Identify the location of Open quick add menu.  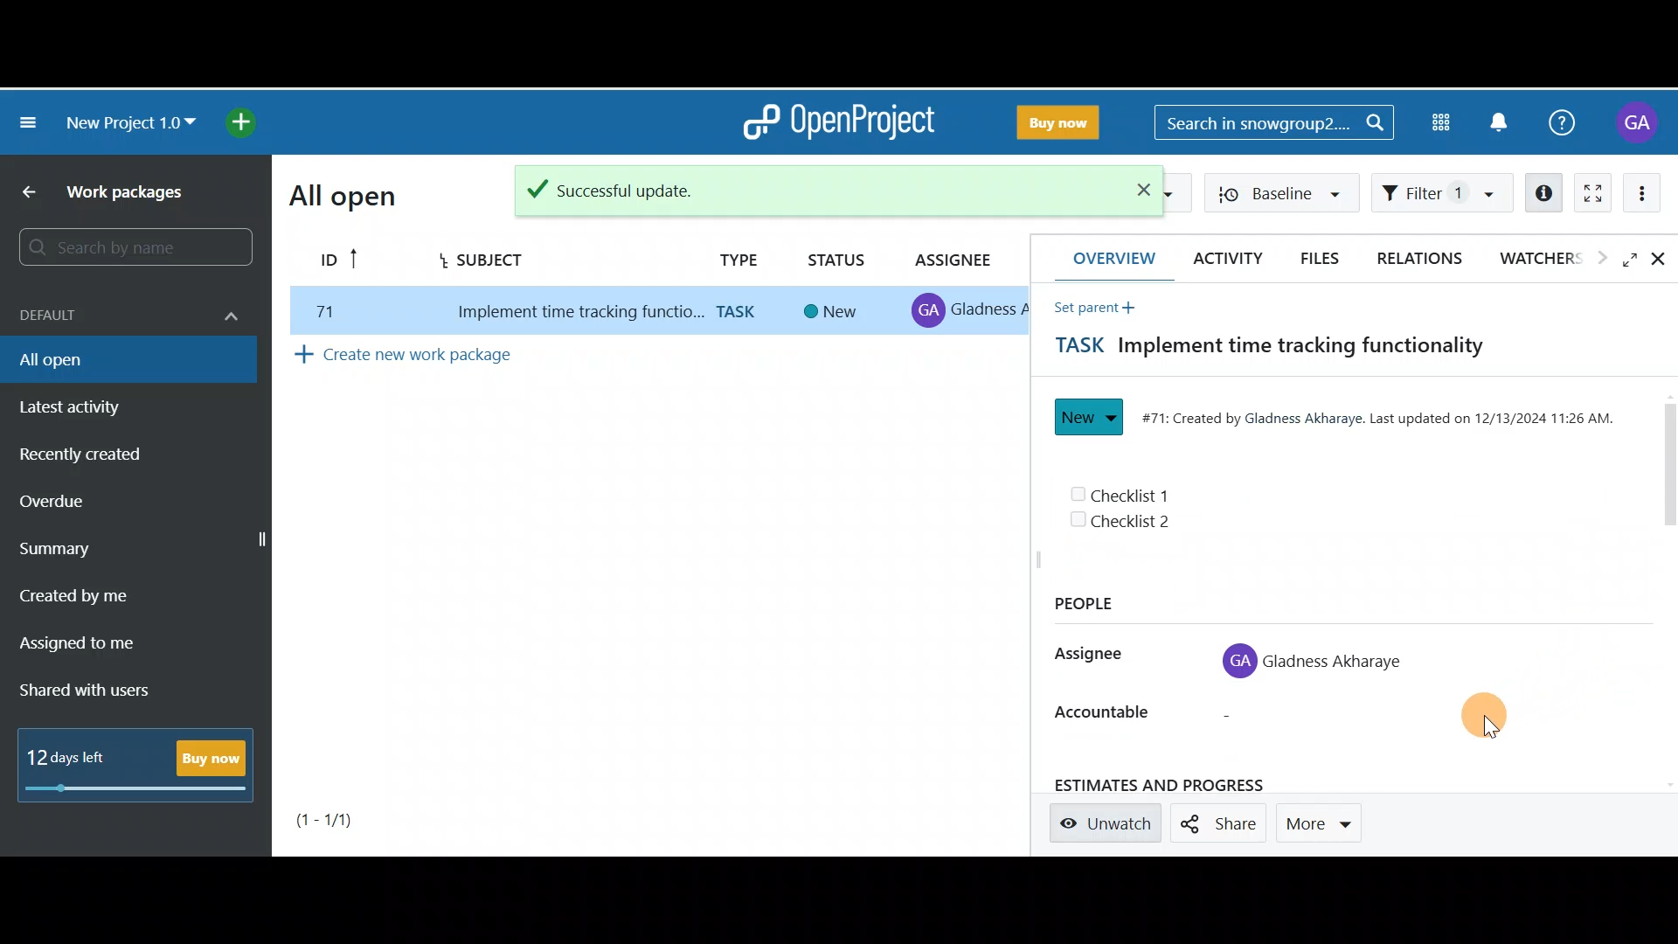
(240, 120).